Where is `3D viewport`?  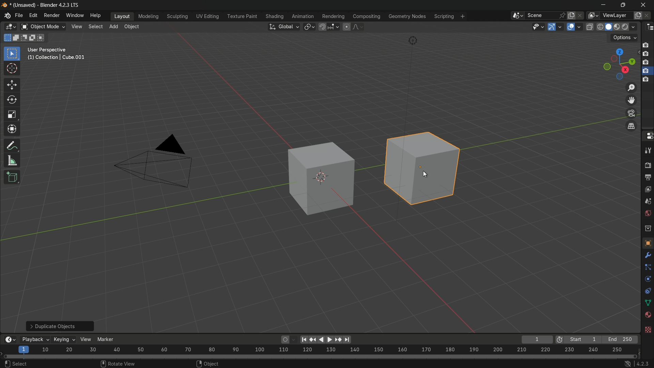
3D viewport is located at coordinates (11, 27).